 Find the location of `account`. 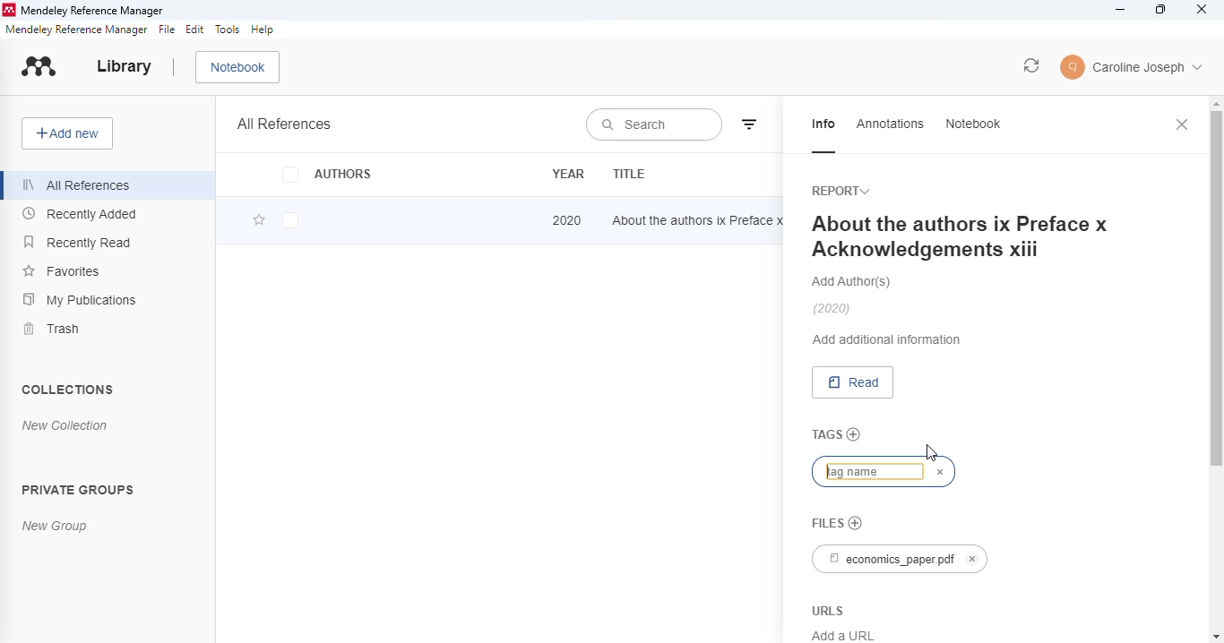

account is located at coordinates (1131, 66).